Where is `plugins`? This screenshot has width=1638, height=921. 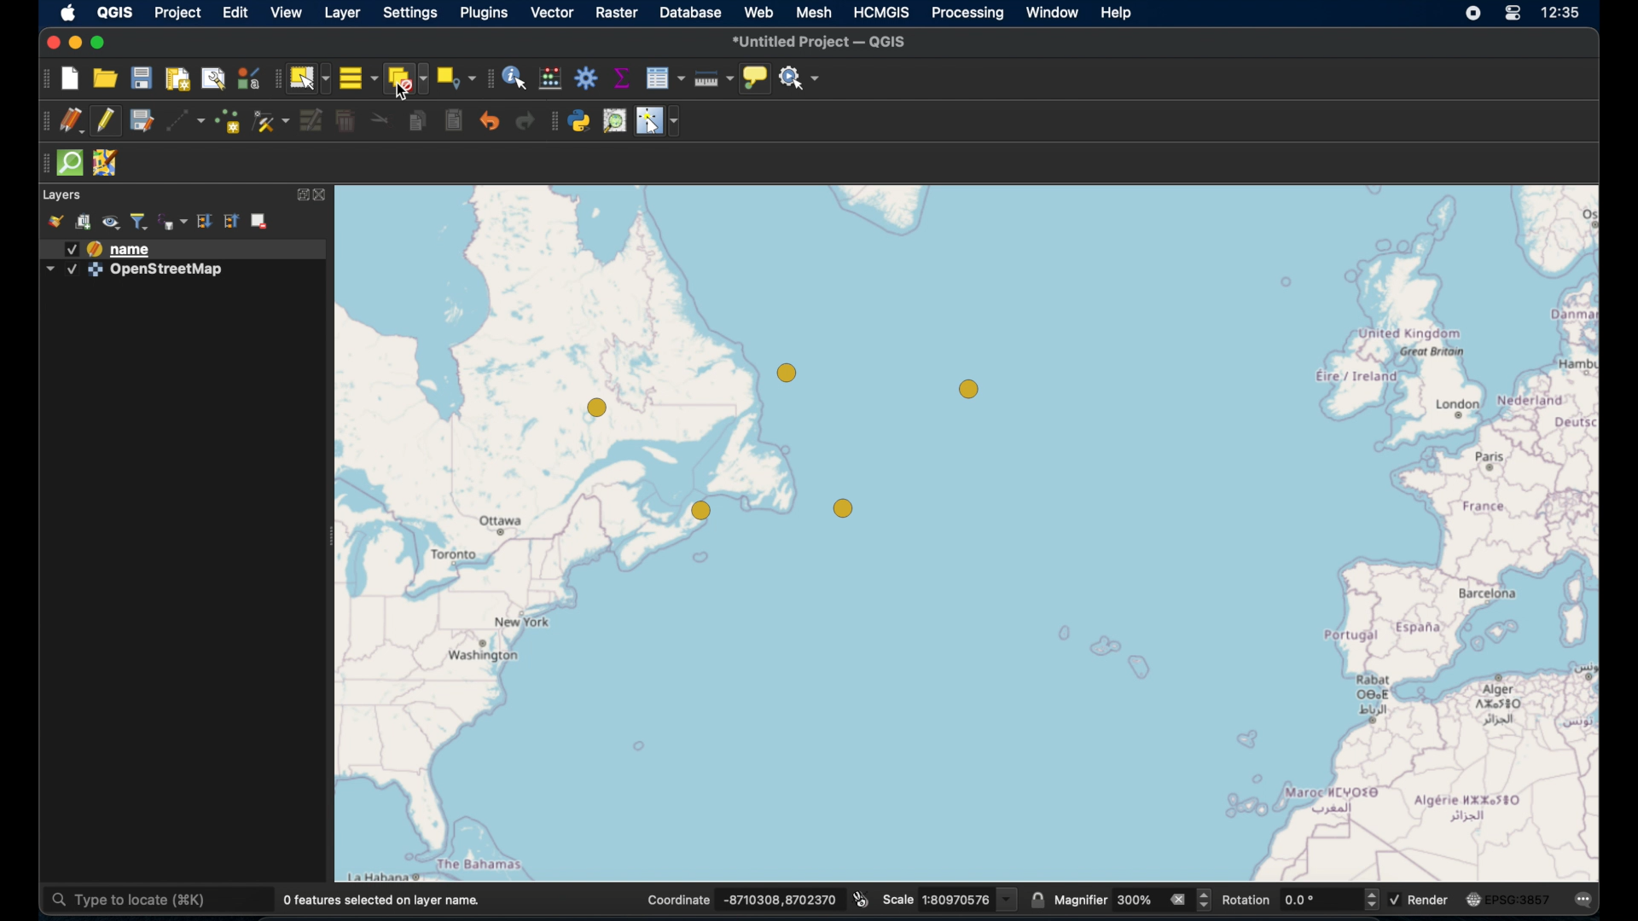 plugins is located at coordinates (484, 14).